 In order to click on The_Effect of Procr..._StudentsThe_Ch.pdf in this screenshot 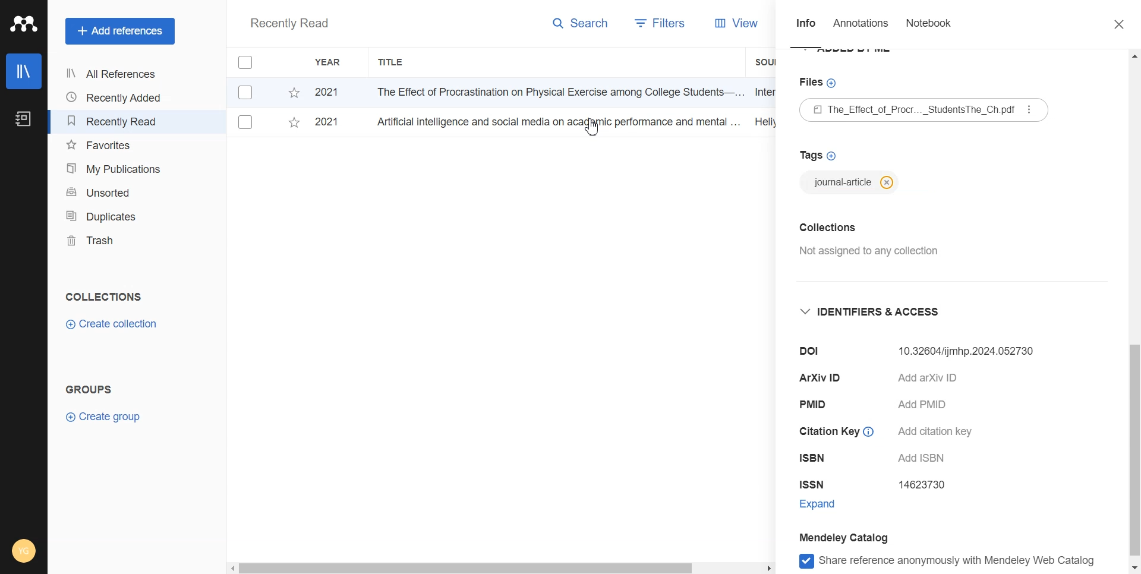, I will do `click(906, 111)`.